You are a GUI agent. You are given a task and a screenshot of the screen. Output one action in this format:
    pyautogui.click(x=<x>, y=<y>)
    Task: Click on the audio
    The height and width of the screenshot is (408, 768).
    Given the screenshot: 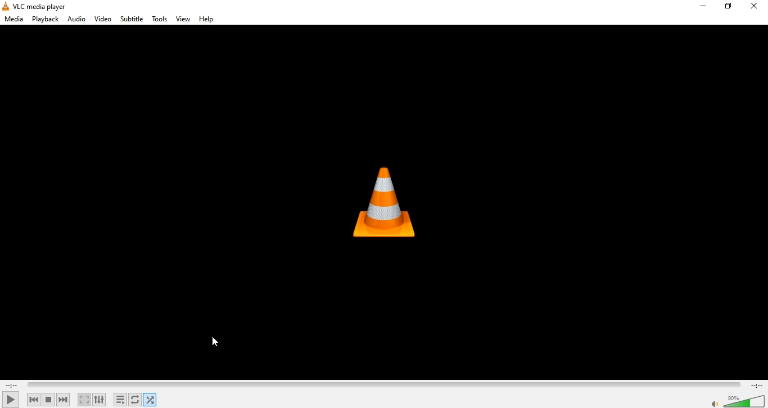 What is the action you would take?
    pyautogui.click(x=76, y=19)
    